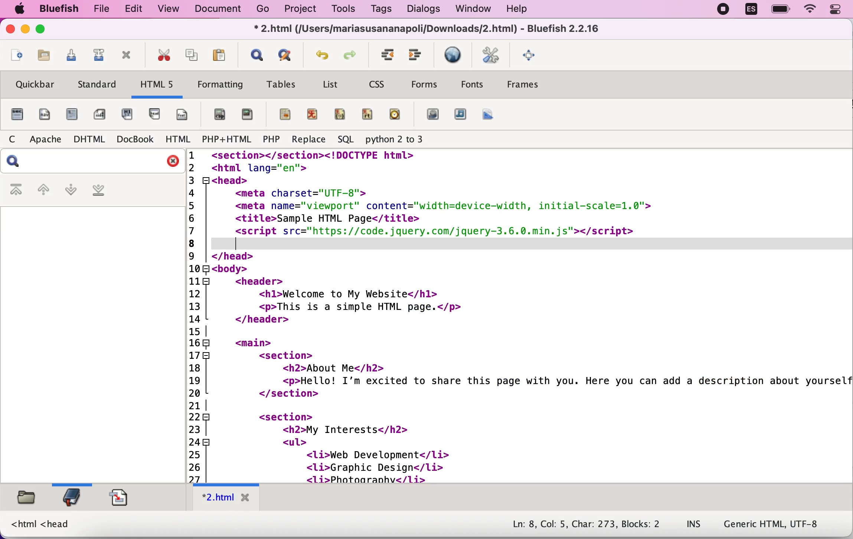  Describe the element at coordinates (138, 10) in the screenshot. I see `edit` at that location.